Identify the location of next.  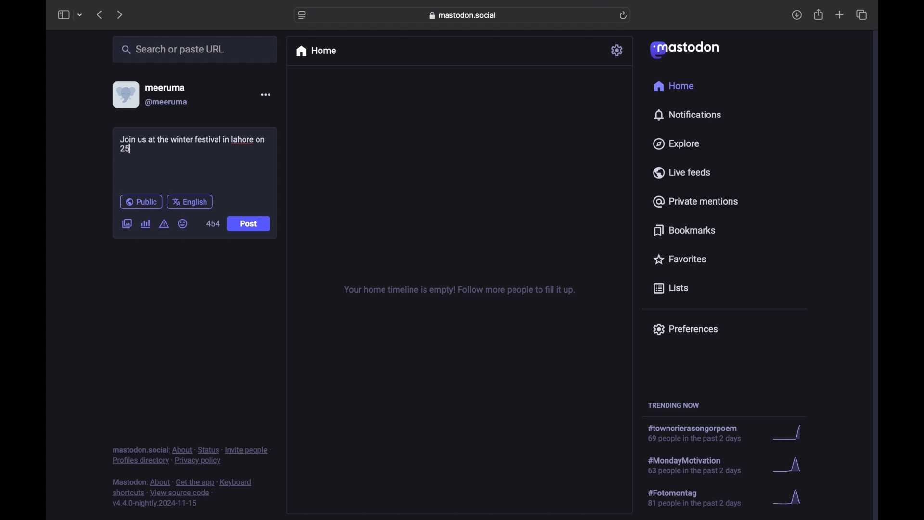
(121, 14).